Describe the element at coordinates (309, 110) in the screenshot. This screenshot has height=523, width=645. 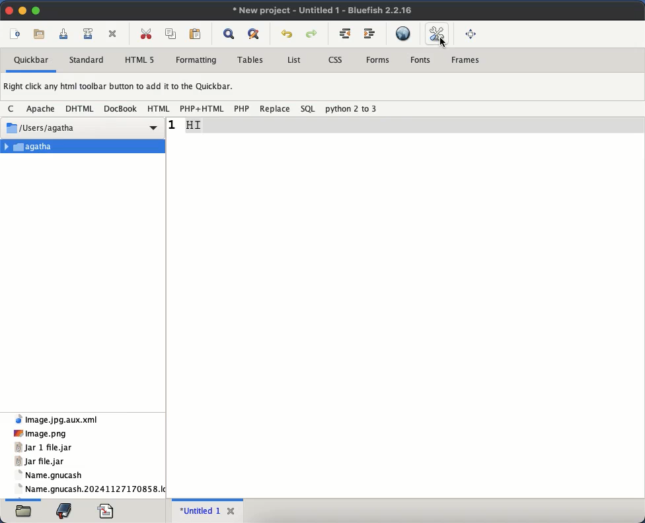
I see `sql` at that location.